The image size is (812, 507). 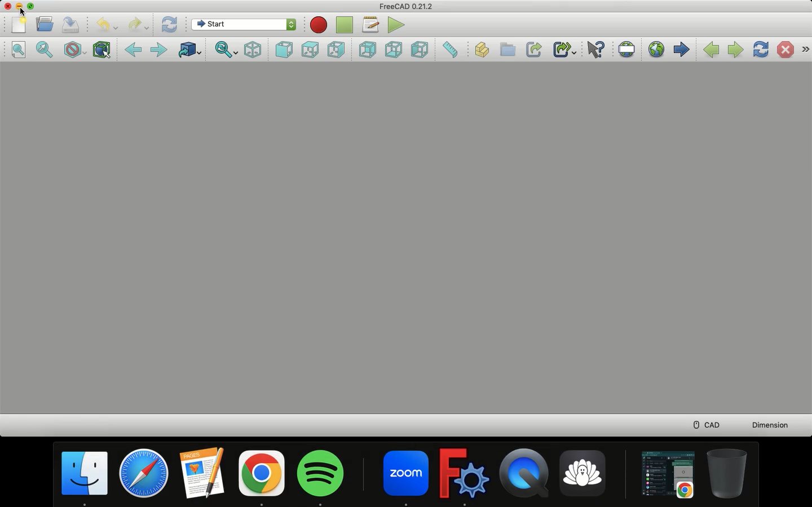 What do you see at coordinates (804, 48) in the screenshot?
I see `Navigation` at bounding box center [804, 48].